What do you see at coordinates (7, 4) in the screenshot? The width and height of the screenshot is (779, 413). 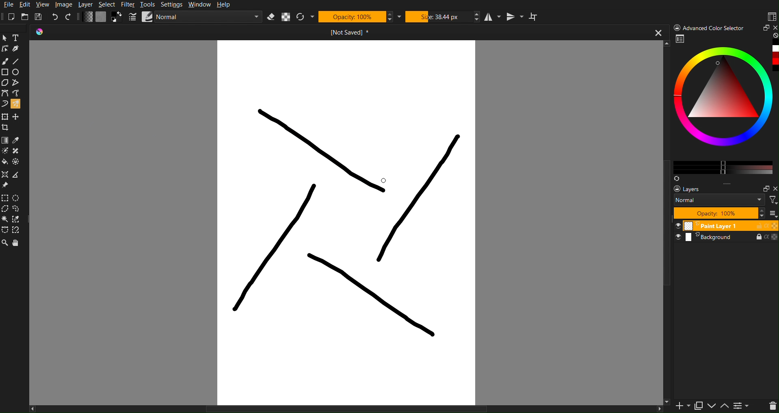 I see `FIle` at bounding box center [7, 4].